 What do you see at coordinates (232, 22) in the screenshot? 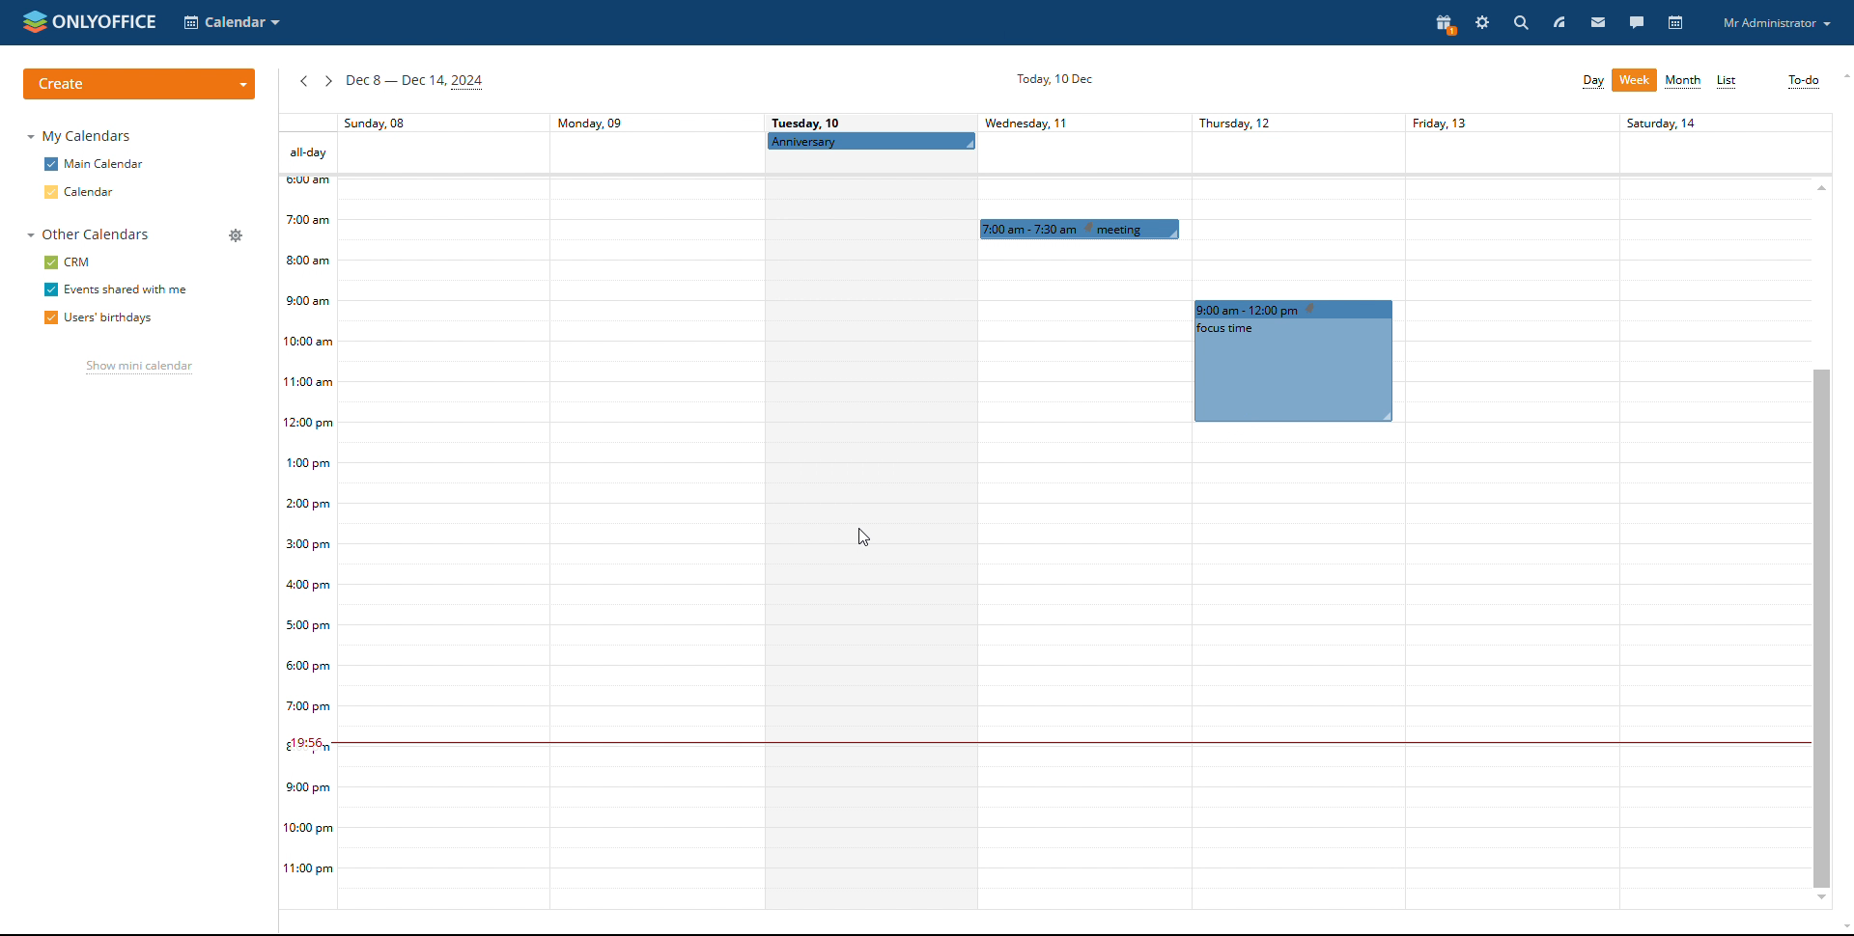
I see `select application` at bounding box center [232, 22].